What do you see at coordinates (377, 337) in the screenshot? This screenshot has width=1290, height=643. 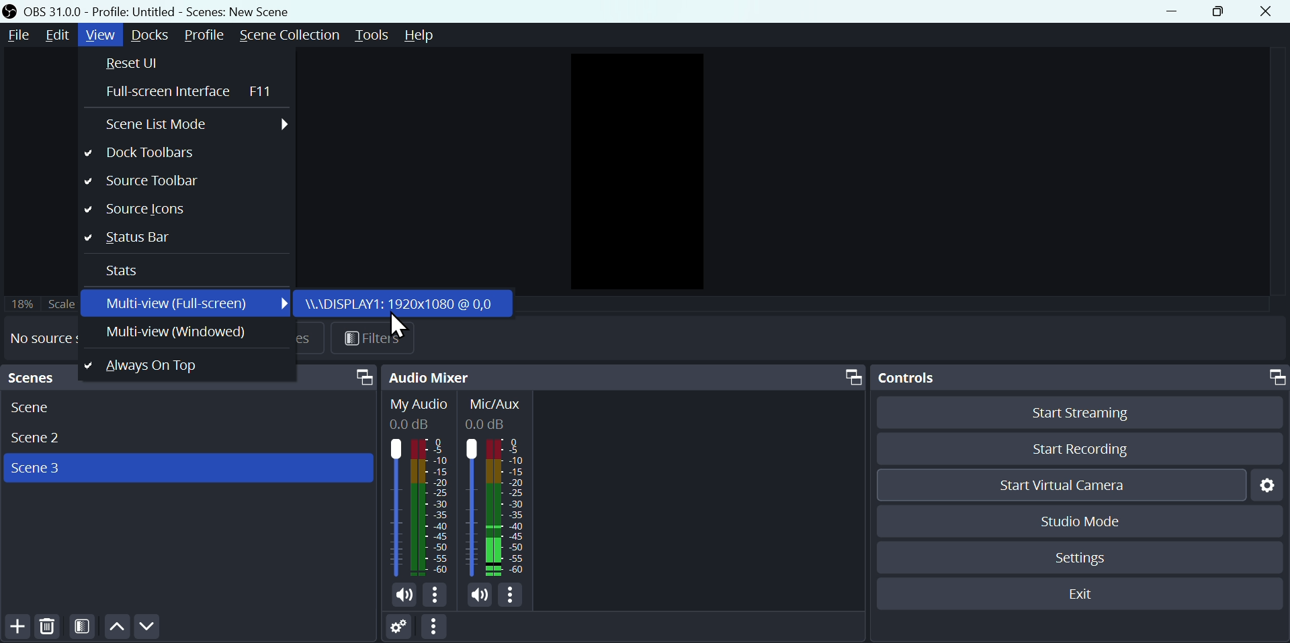 I see `Filter` at bounding box center [377, 337].